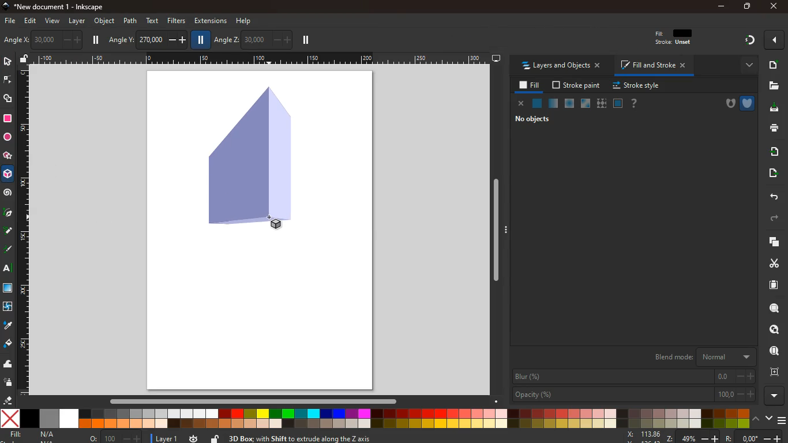 The width and height of the screenshot is (788, 443). I want to click on object, so click(104, 21).